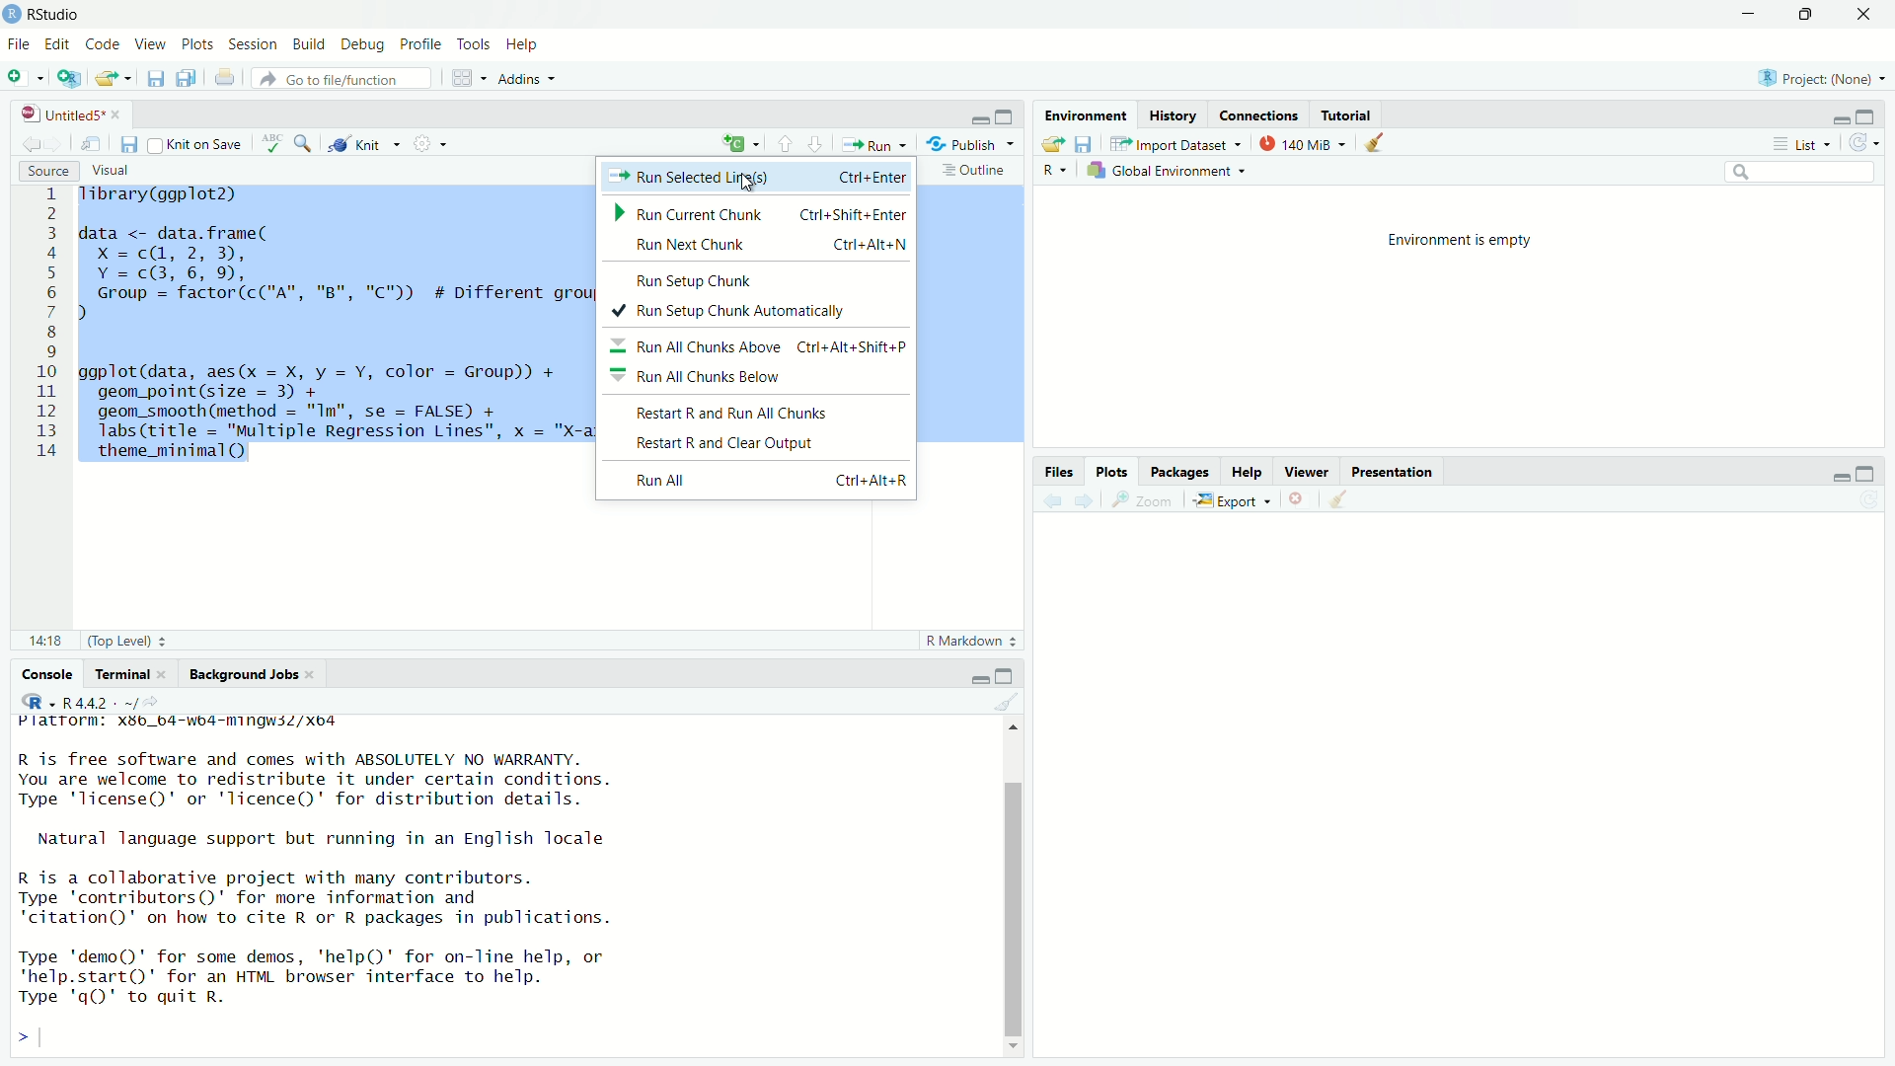 This screenshot has width=1895, height=1066. I want to click on RStudio, so click(46, 14).